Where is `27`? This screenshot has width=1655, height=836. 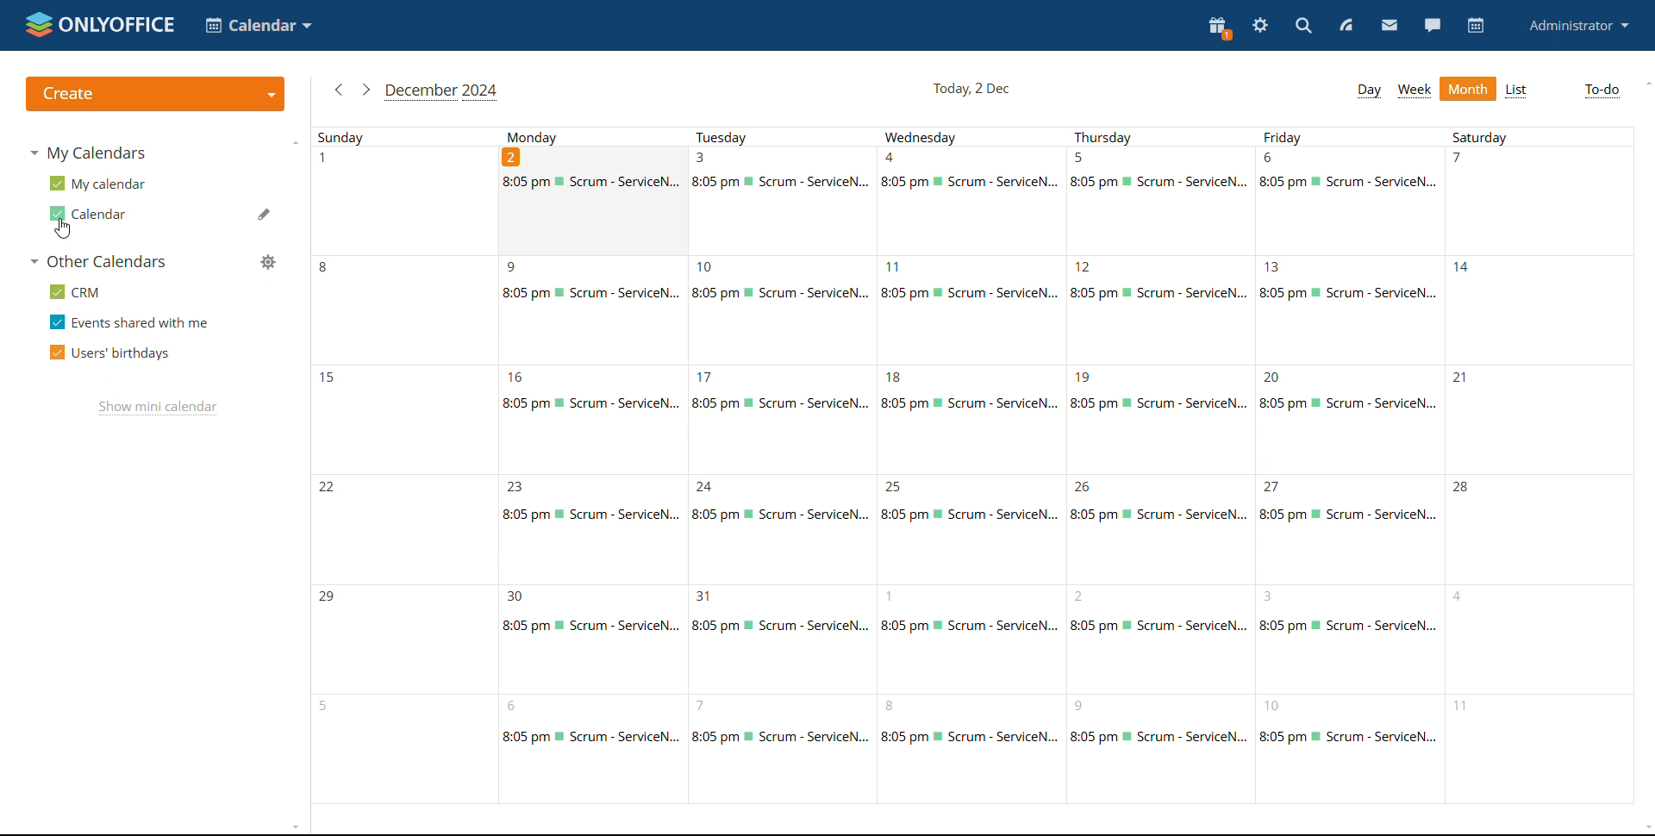 27 is located at coordinates (1348, 531).